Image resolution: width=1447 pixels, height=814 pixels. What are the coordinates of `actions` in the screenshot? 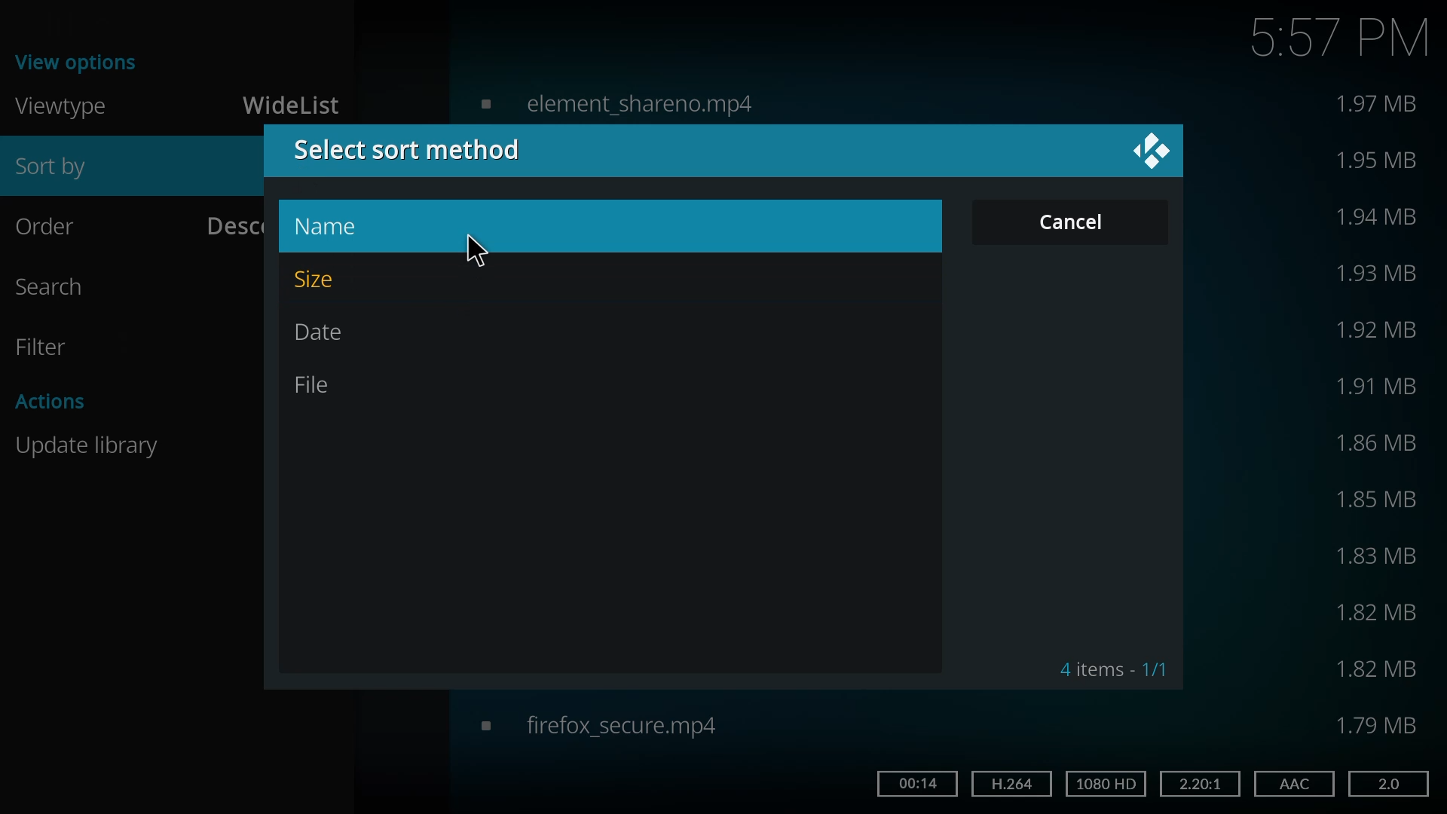 It's located at (54, 399).